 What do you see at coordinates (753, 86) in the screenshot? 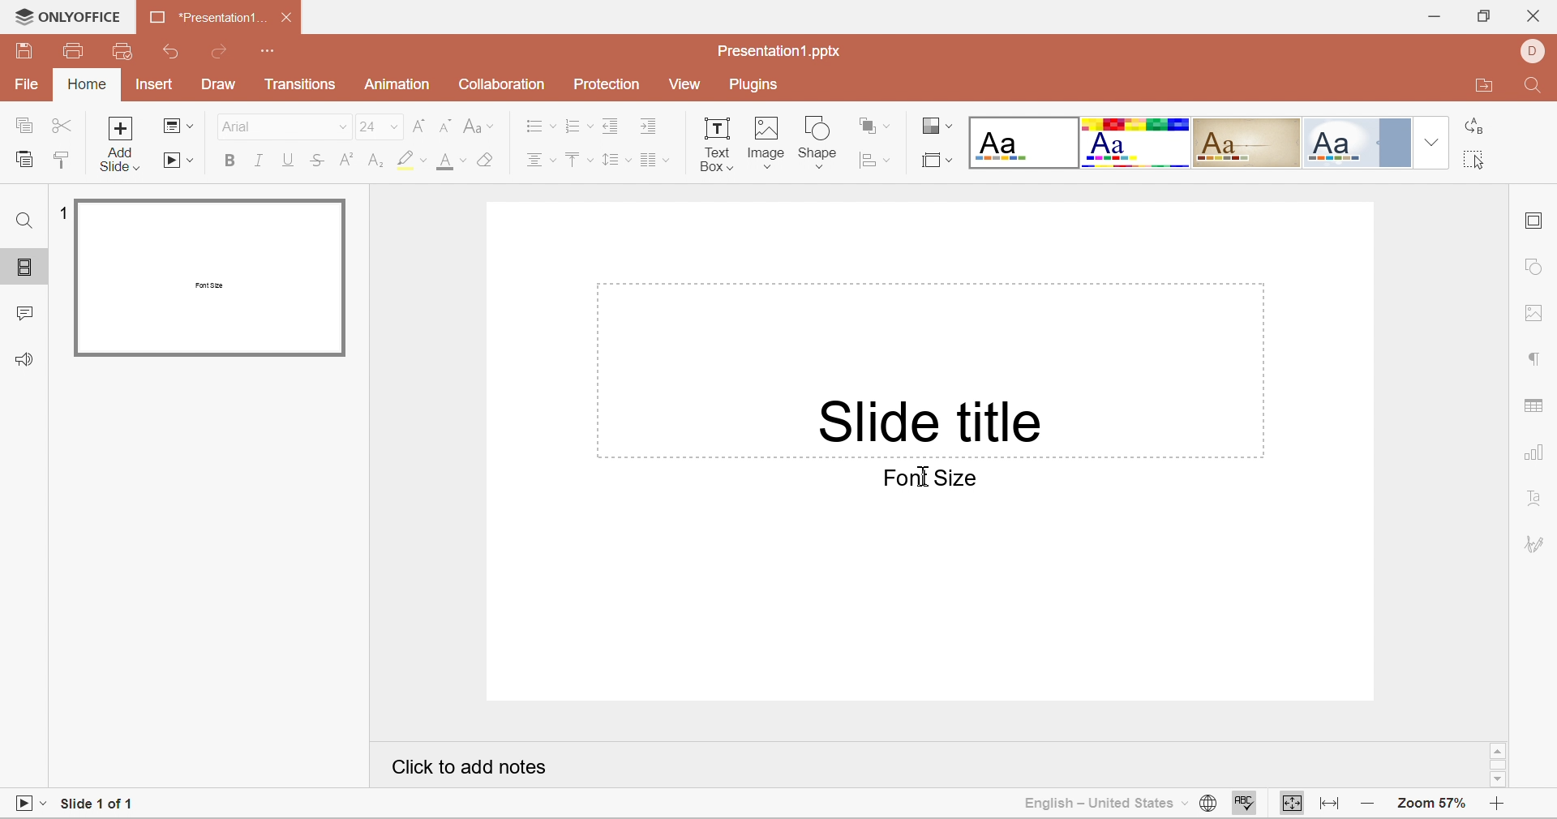
I see `Plugins` at bounding box center [753, 86].